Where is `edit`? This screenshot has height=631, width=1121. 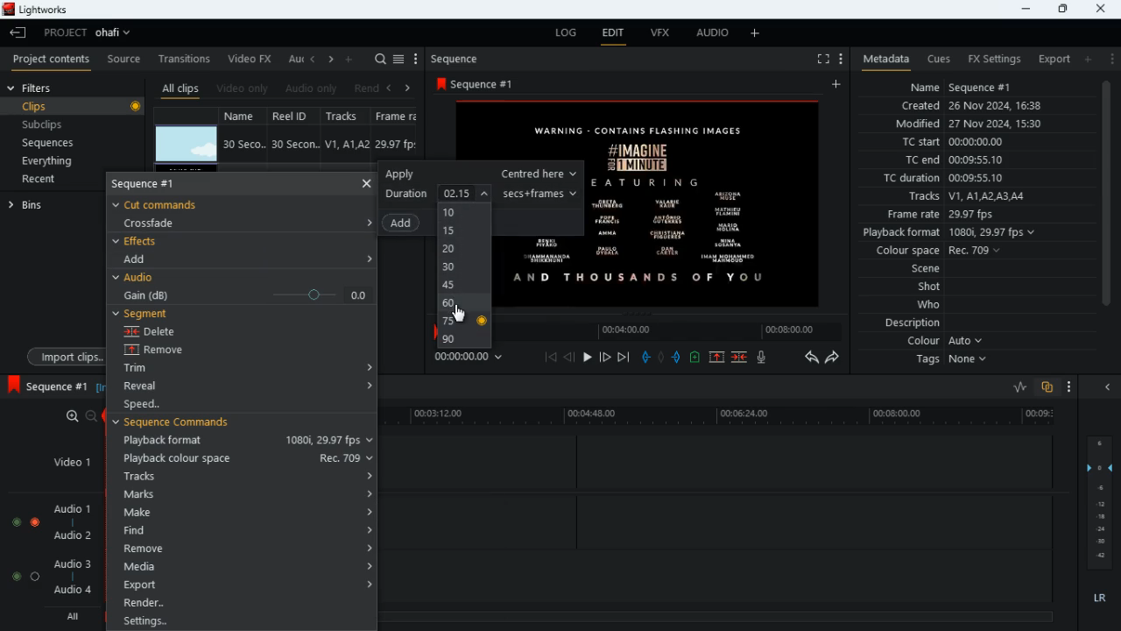 edit is located at coordinates (613, 35).